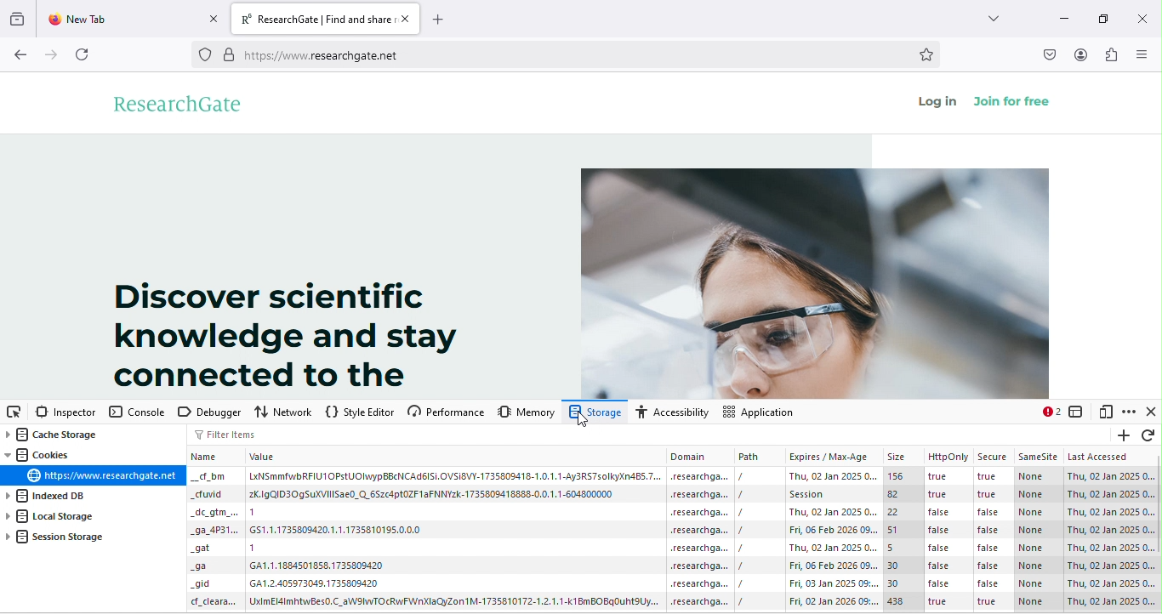 The height and width of the screenshot is (614, 1162). I want to click on secure, so click(993, 456).